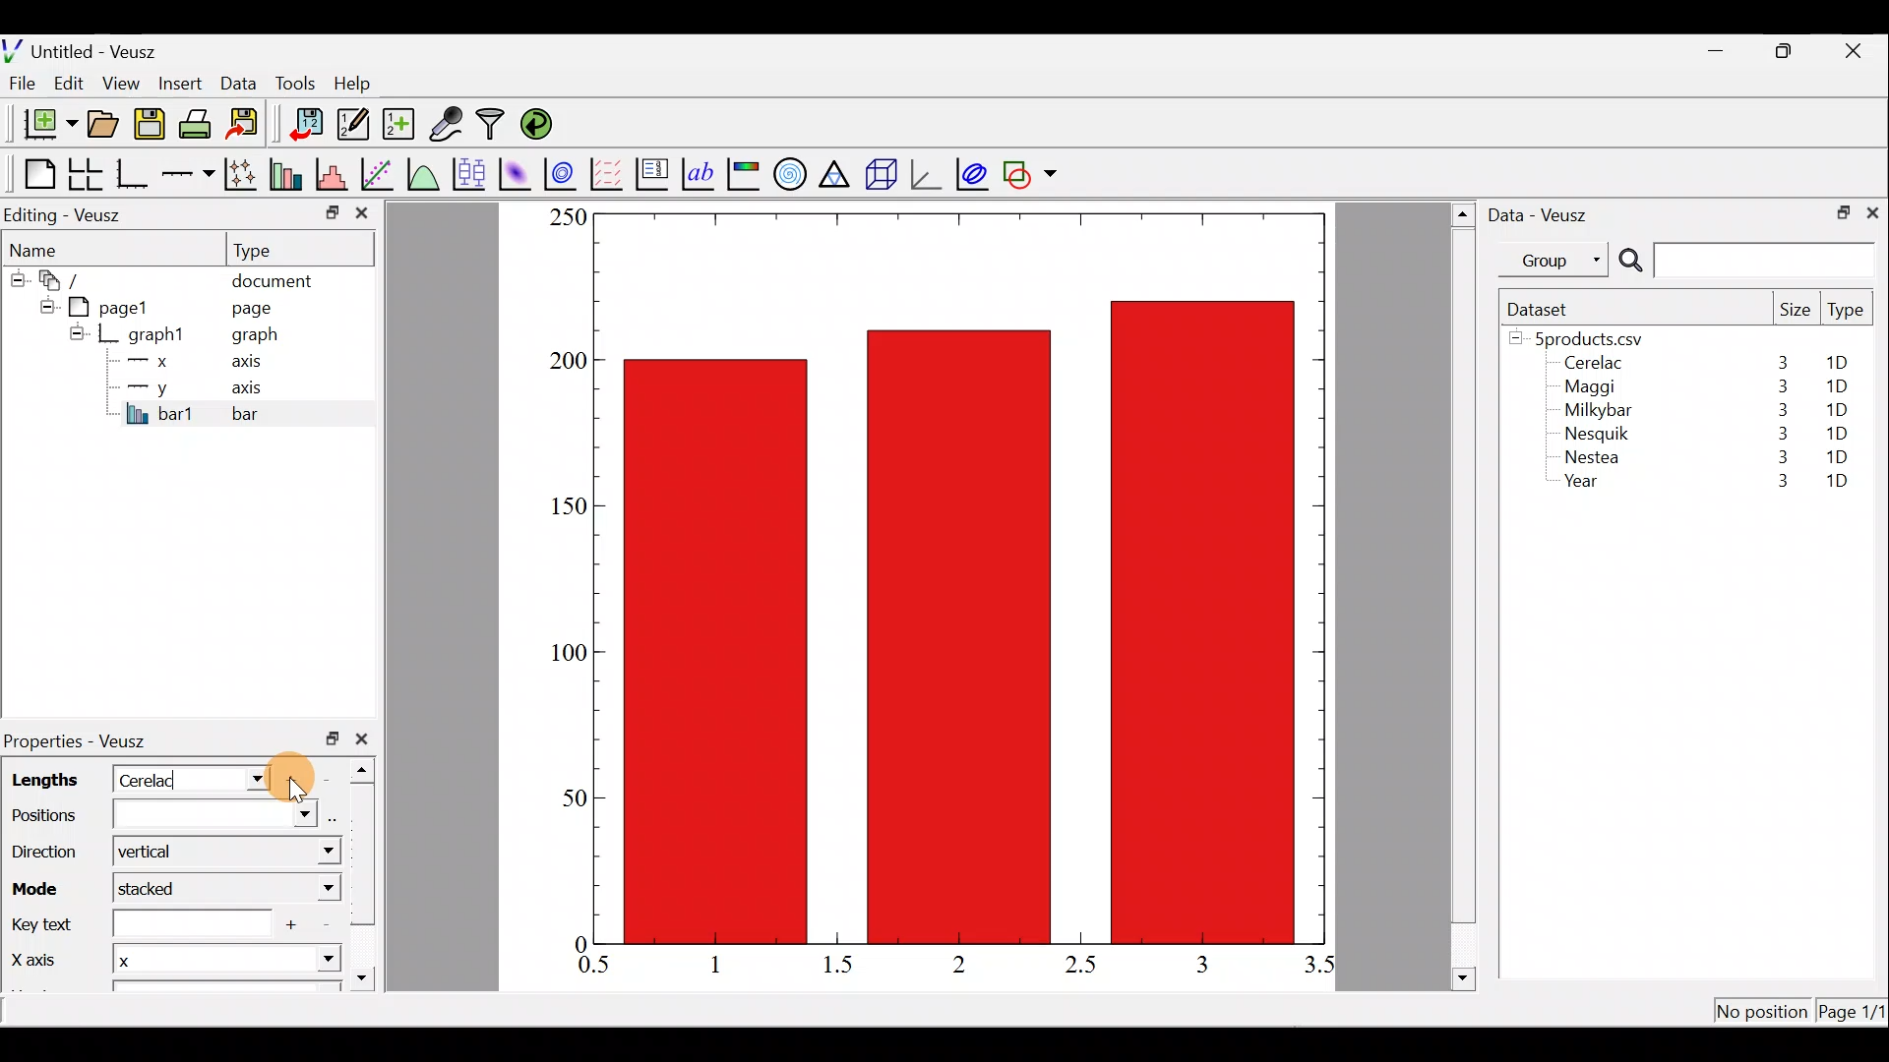 This screenshot has height=1062, width=1889. What do you see at coordinates (955, 963) in the screenshot?
I see `2` at bounding box center [955, 963].